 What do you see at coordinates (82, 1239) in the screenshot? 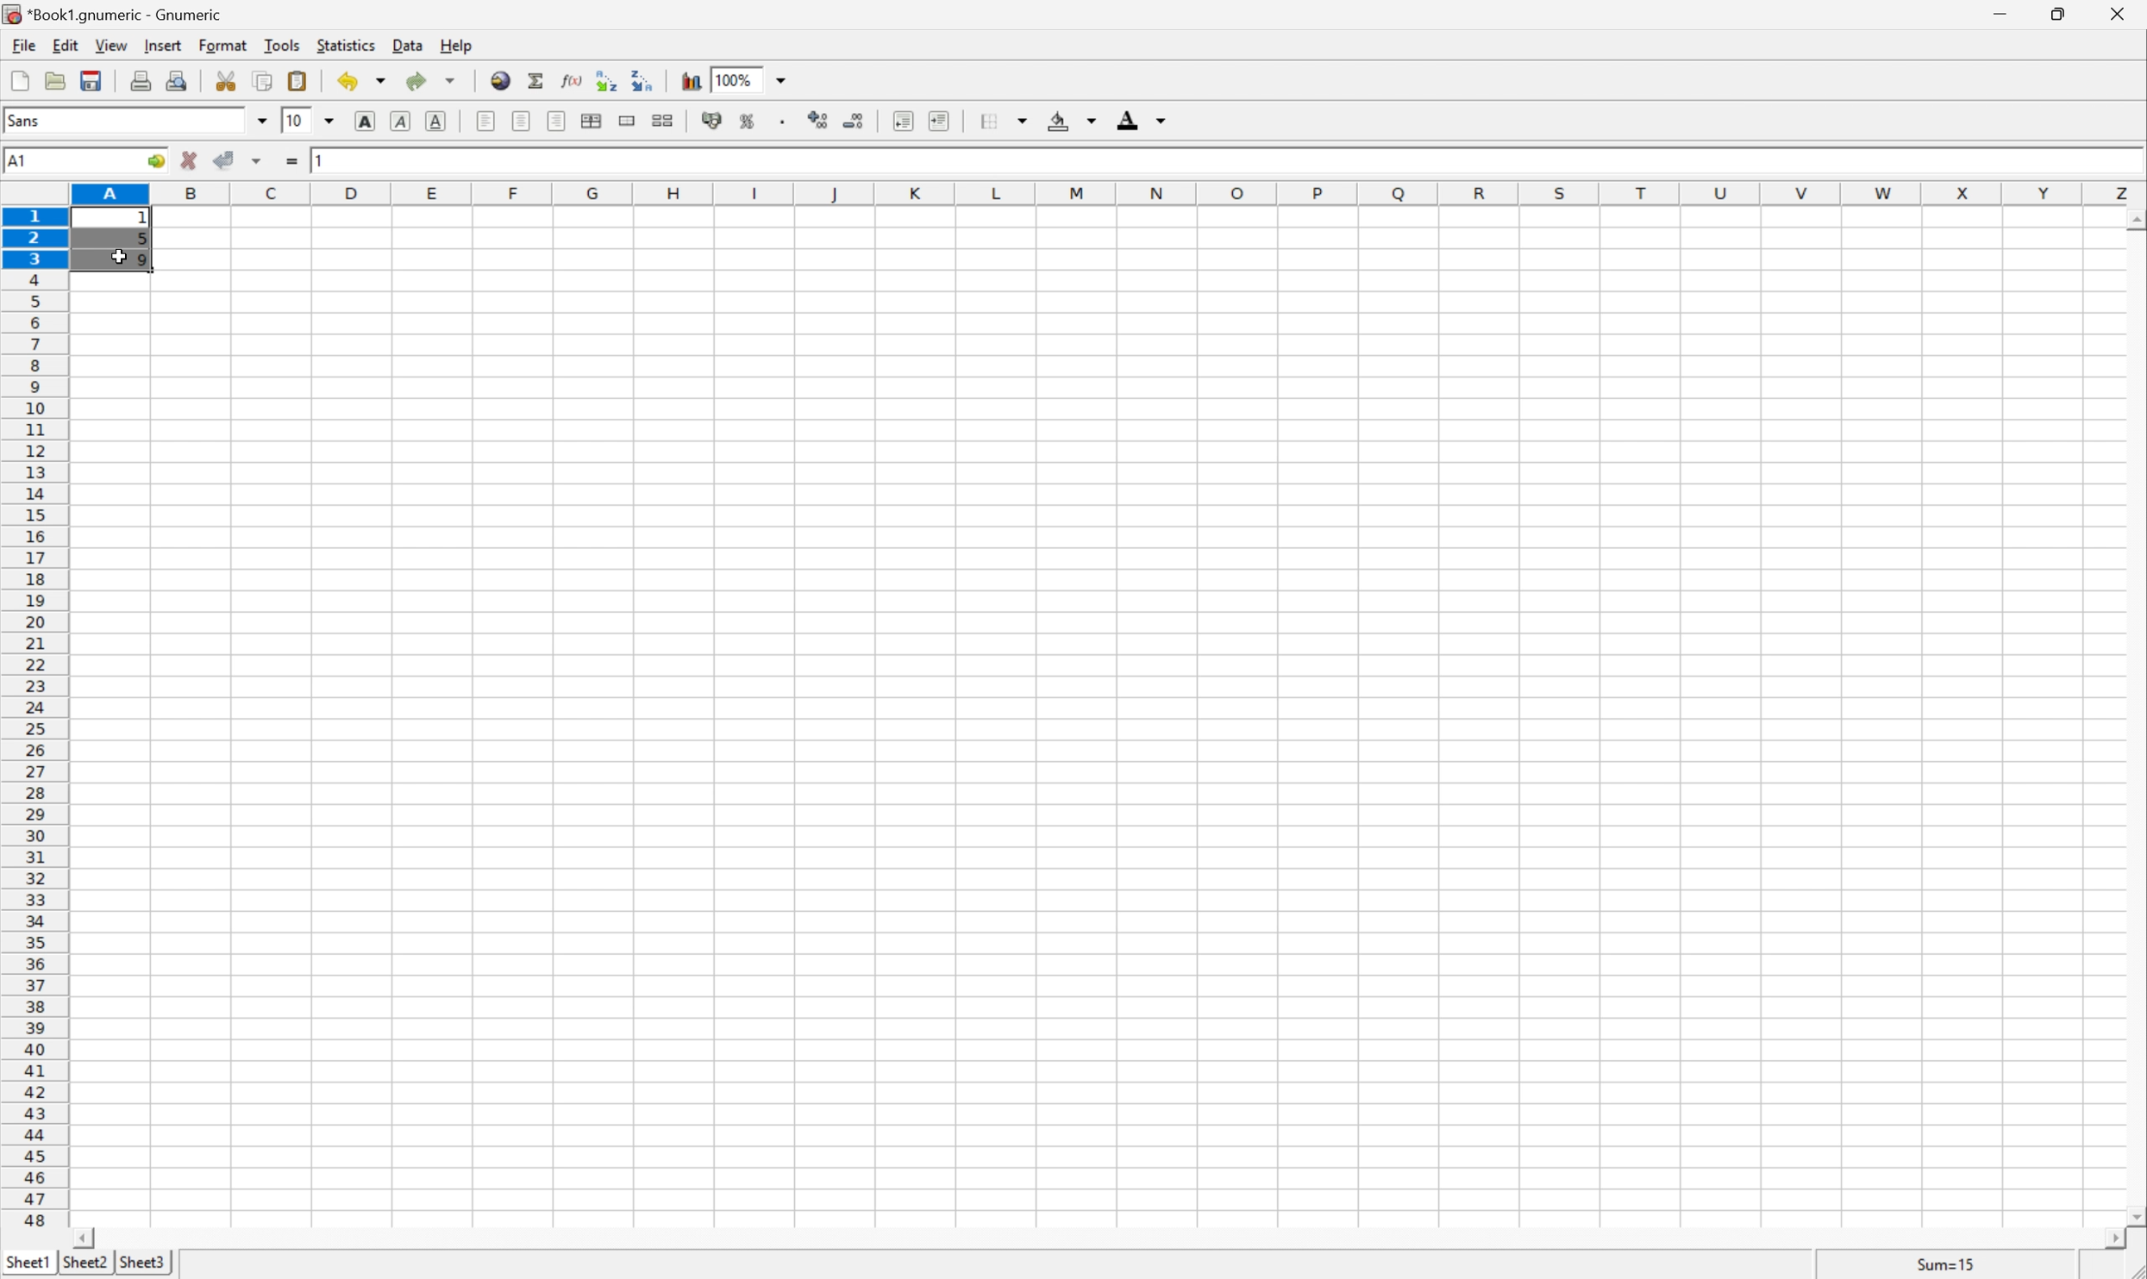
I see `scroll left` at bounding box center [82, 1239].